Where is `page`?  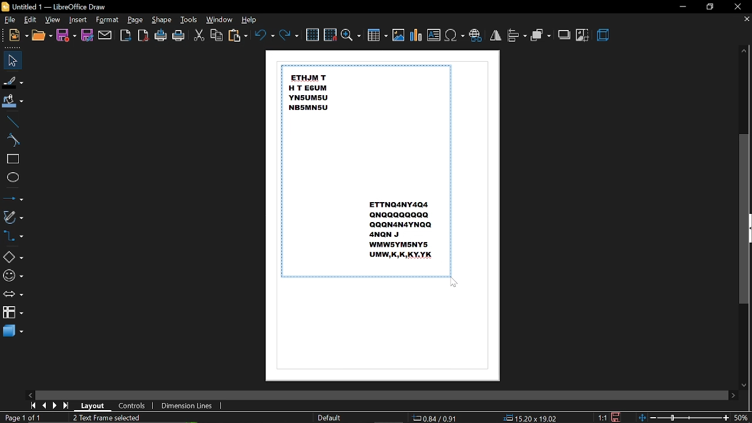
page is located at coordinates (135, 19).